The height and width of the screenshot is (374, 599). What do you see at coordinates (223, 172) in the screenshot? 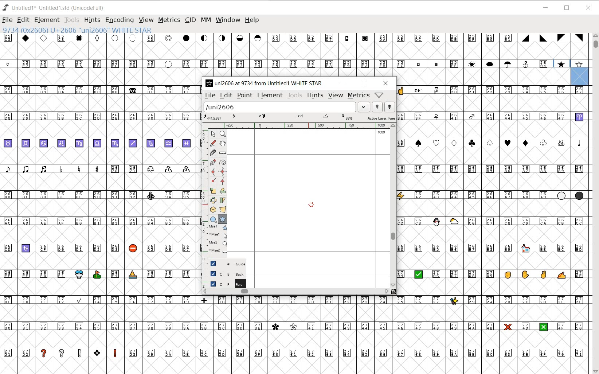
I see `ADD CURVE POINT` at bounding box center [223, 172].